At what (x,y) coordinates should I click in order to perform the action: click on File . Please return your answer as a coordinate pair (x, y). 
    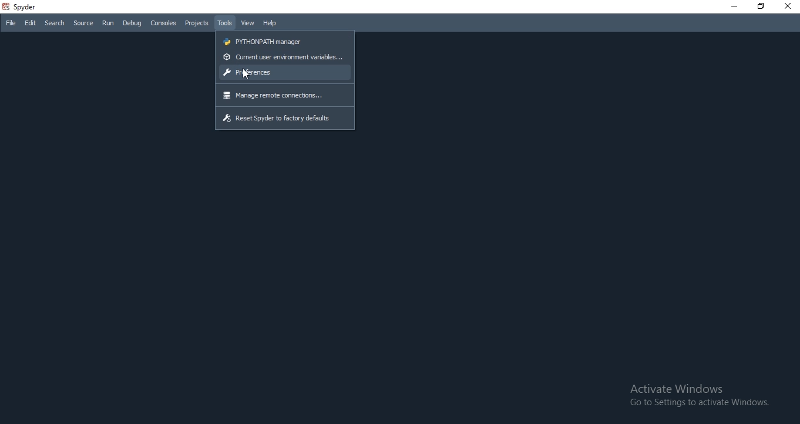
    Looking at the image, I should click on (9, 23).